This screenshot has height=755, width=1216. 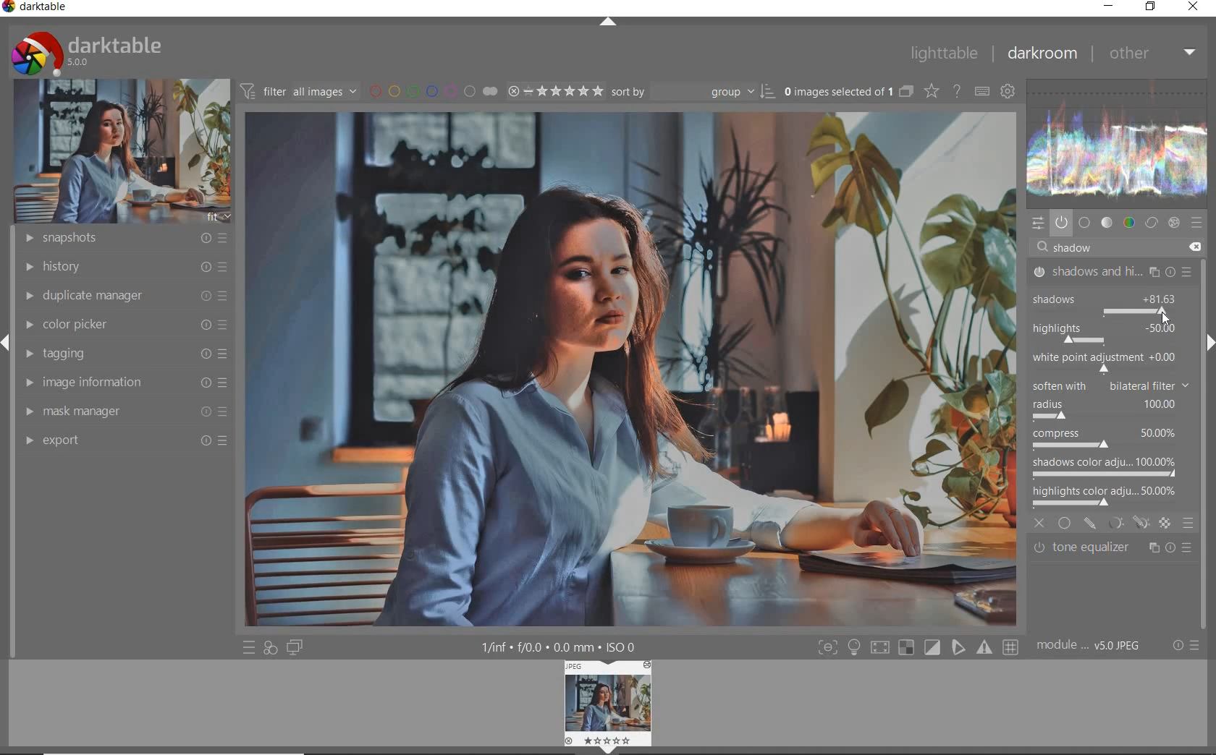 What do you see at coordinates (1078, 248) in the screenshot?
I see `shadow` at bounding box center [1078, 248].